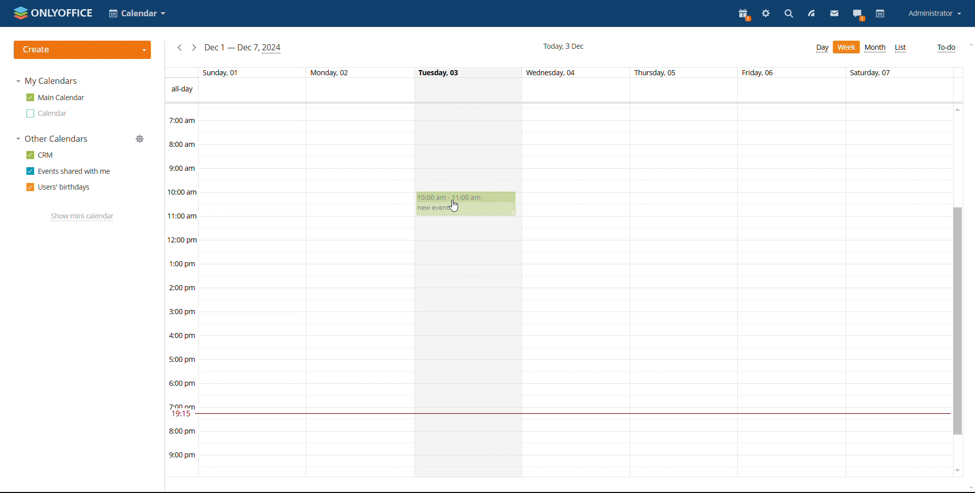 The height and width of the screenshot is (493, 975). What do you see at coordinates (138, 13) in the screenshot?
I see `Calendar` at bounding box center [138, 13].